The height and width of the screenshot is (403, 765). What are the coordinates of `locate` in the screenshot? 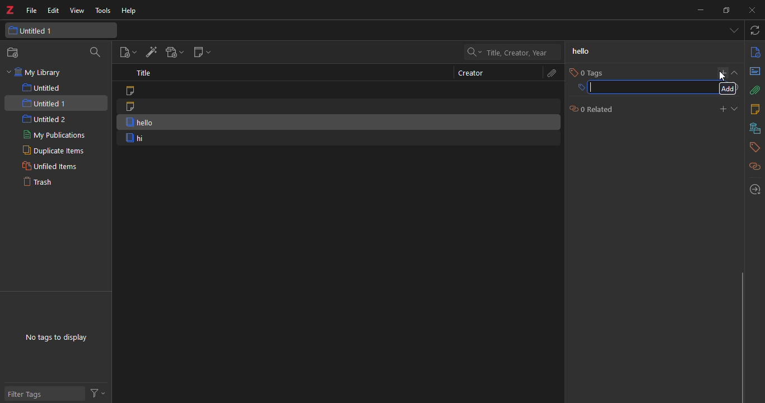 It's located at (753, 188).